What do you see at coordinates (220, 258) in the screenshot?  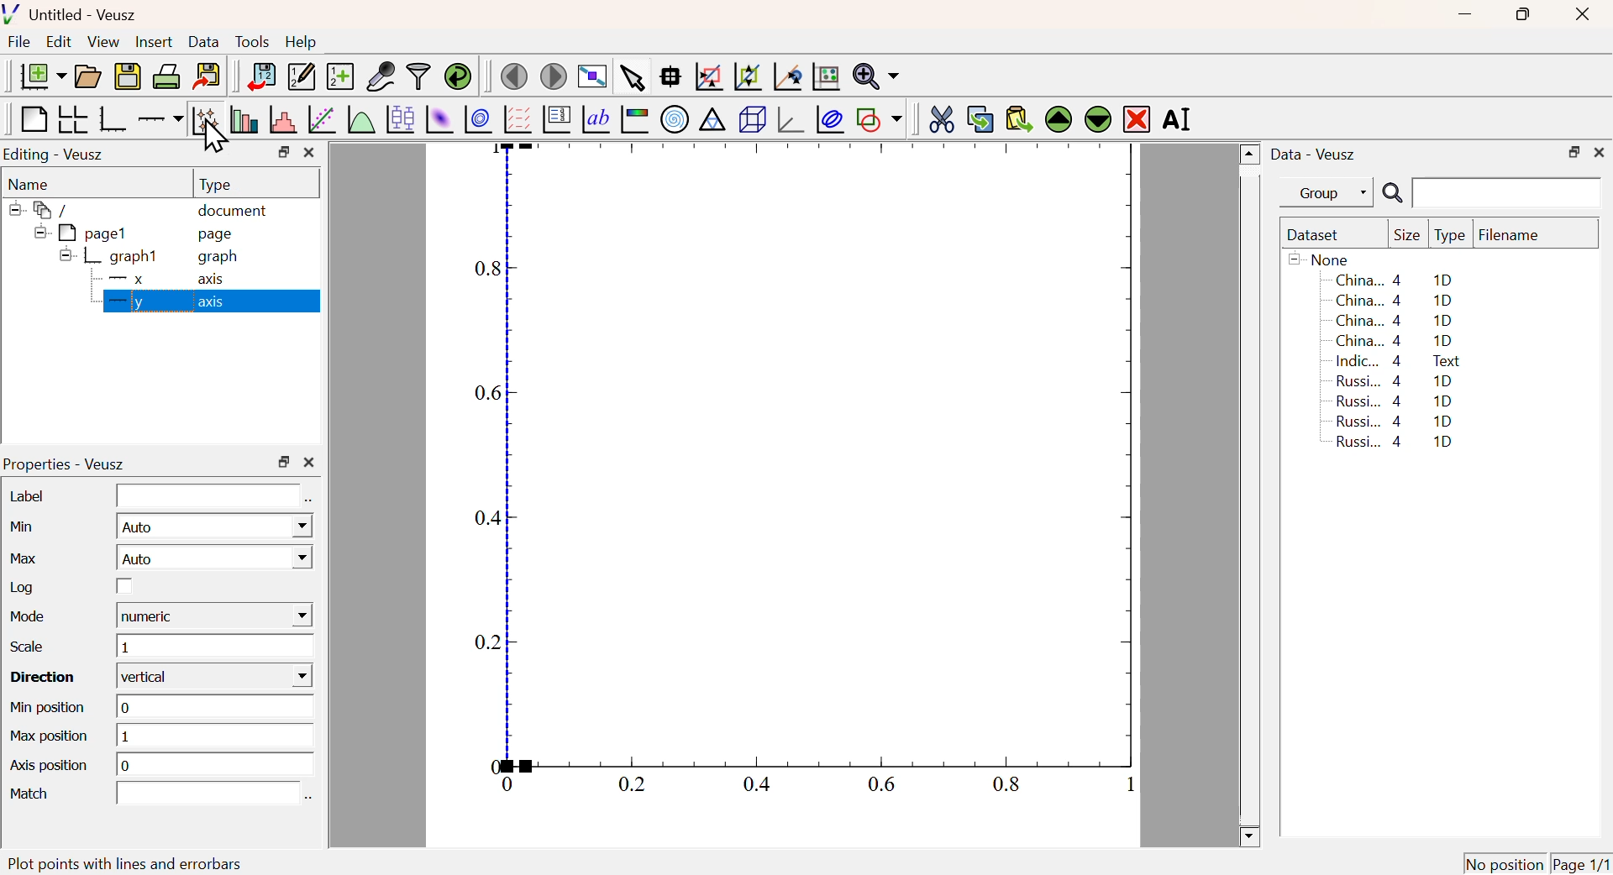 I see `graph` at bounding box center [220, 258].